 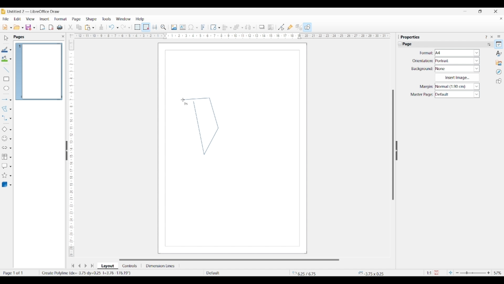 I want to click on Insert image, so click(x=174, y=27).